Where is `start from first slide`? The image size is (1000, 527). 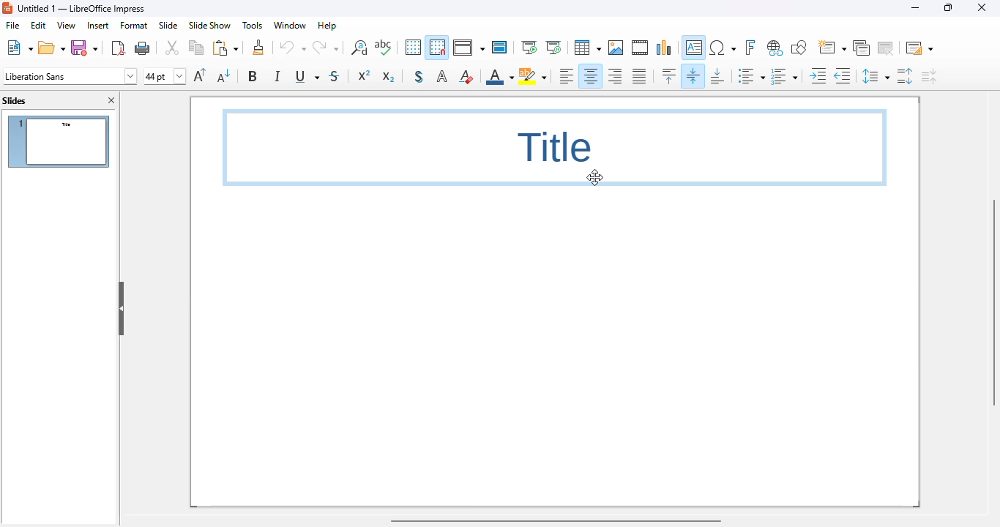
start from first slide is located at coordinates (529, 48).